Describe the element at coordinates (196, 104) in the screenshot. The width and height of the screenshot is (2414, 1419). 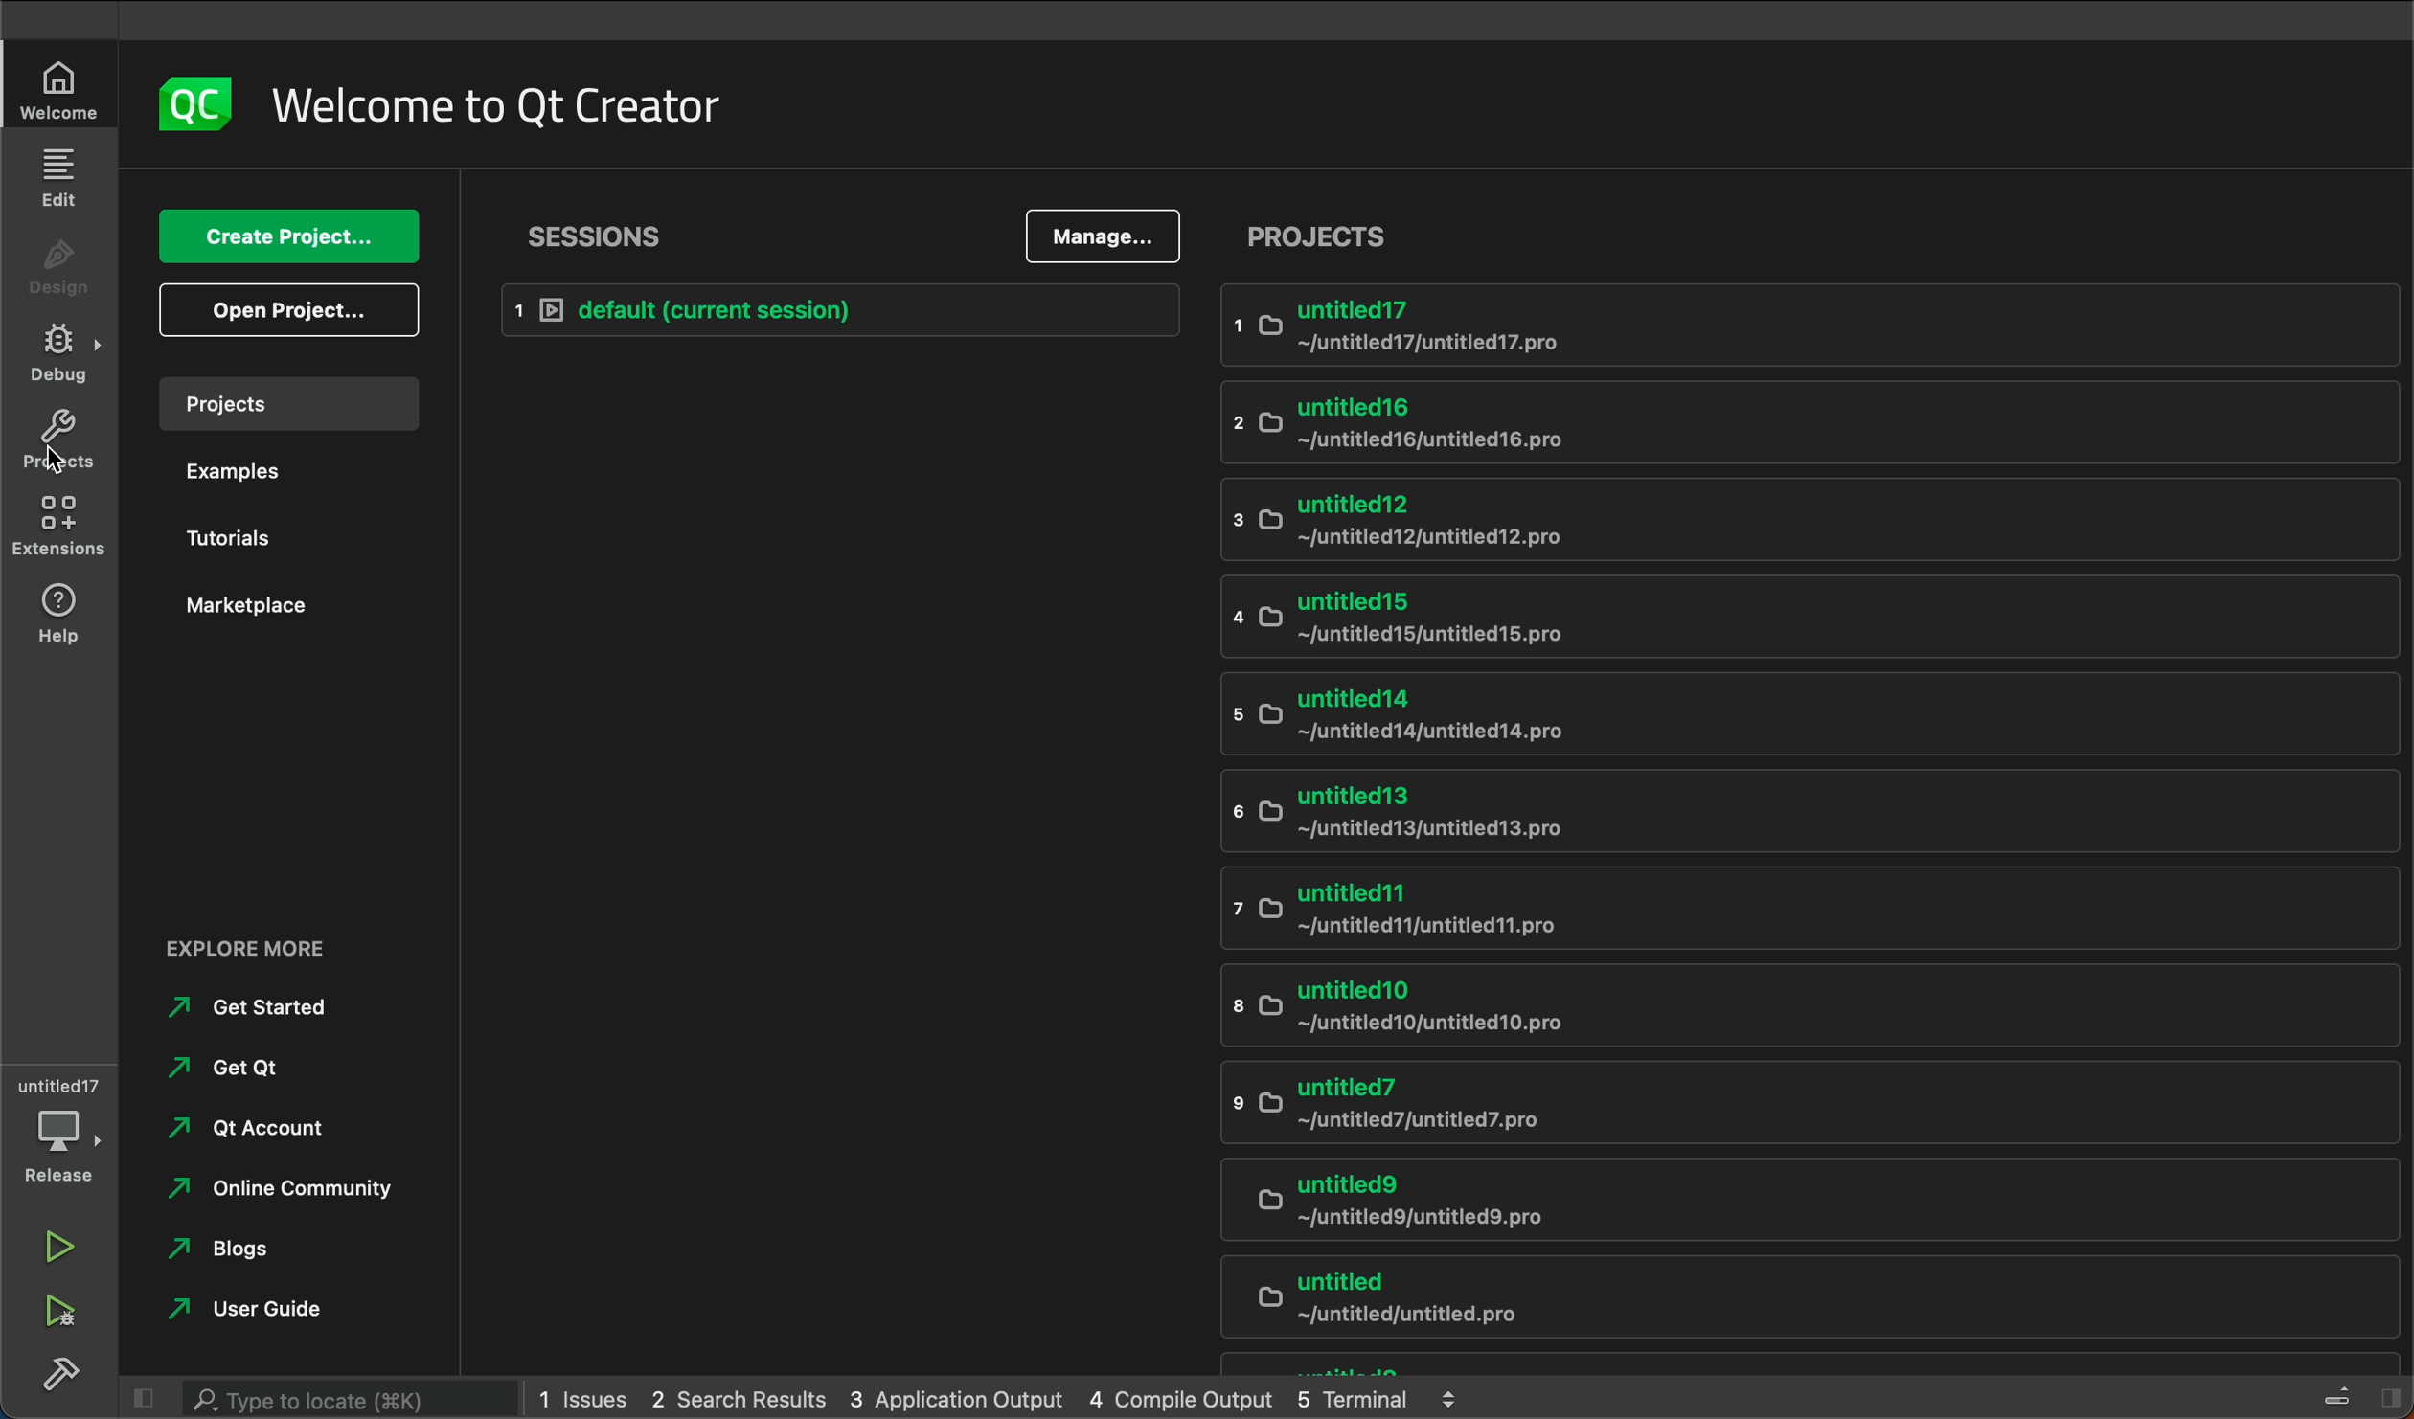
I see `logo` at that location.